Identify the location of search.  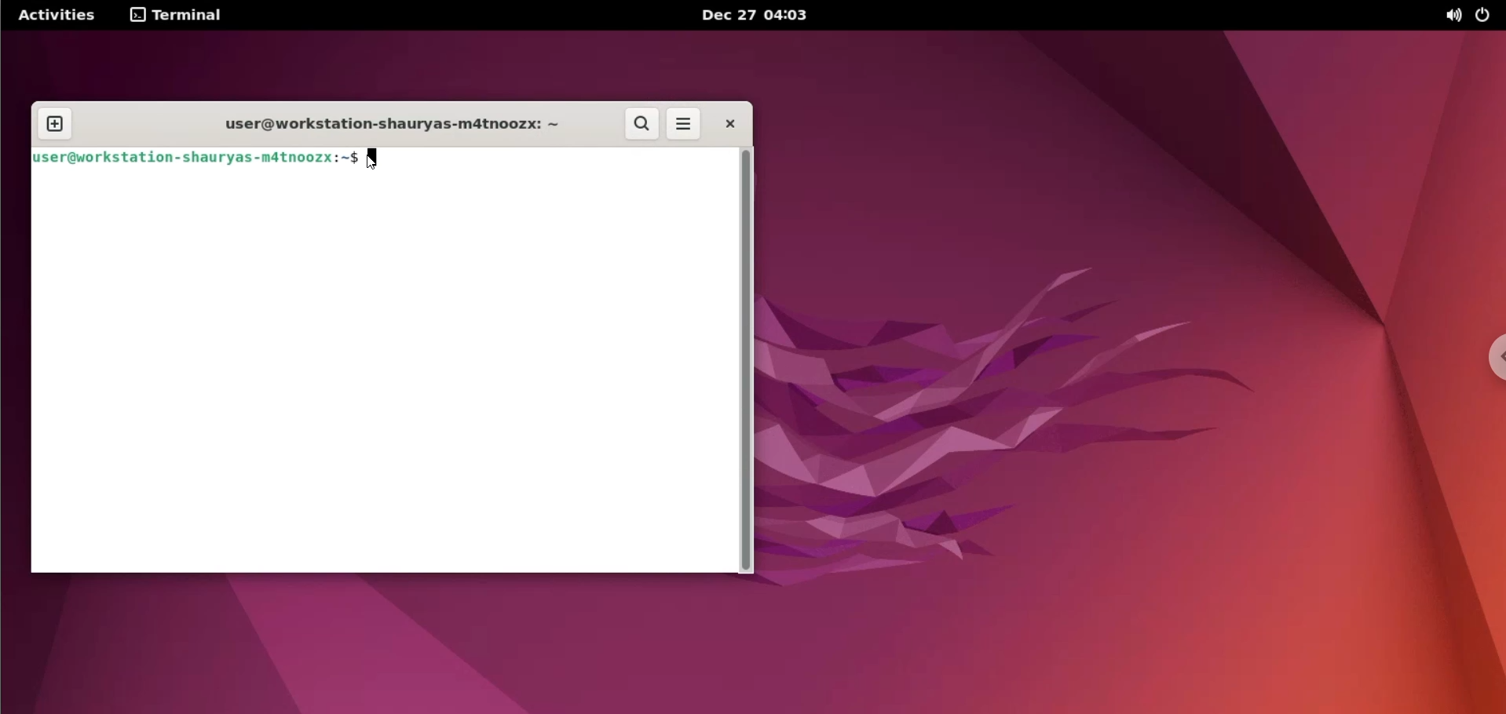
(642, 125).